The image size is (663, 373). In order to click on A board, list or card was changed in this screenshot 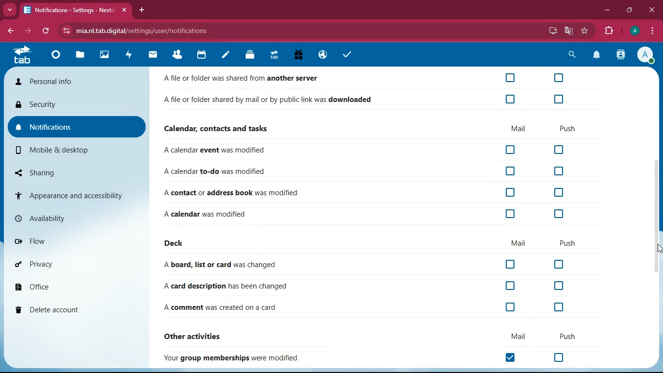, I will do `click(223, 265)`.